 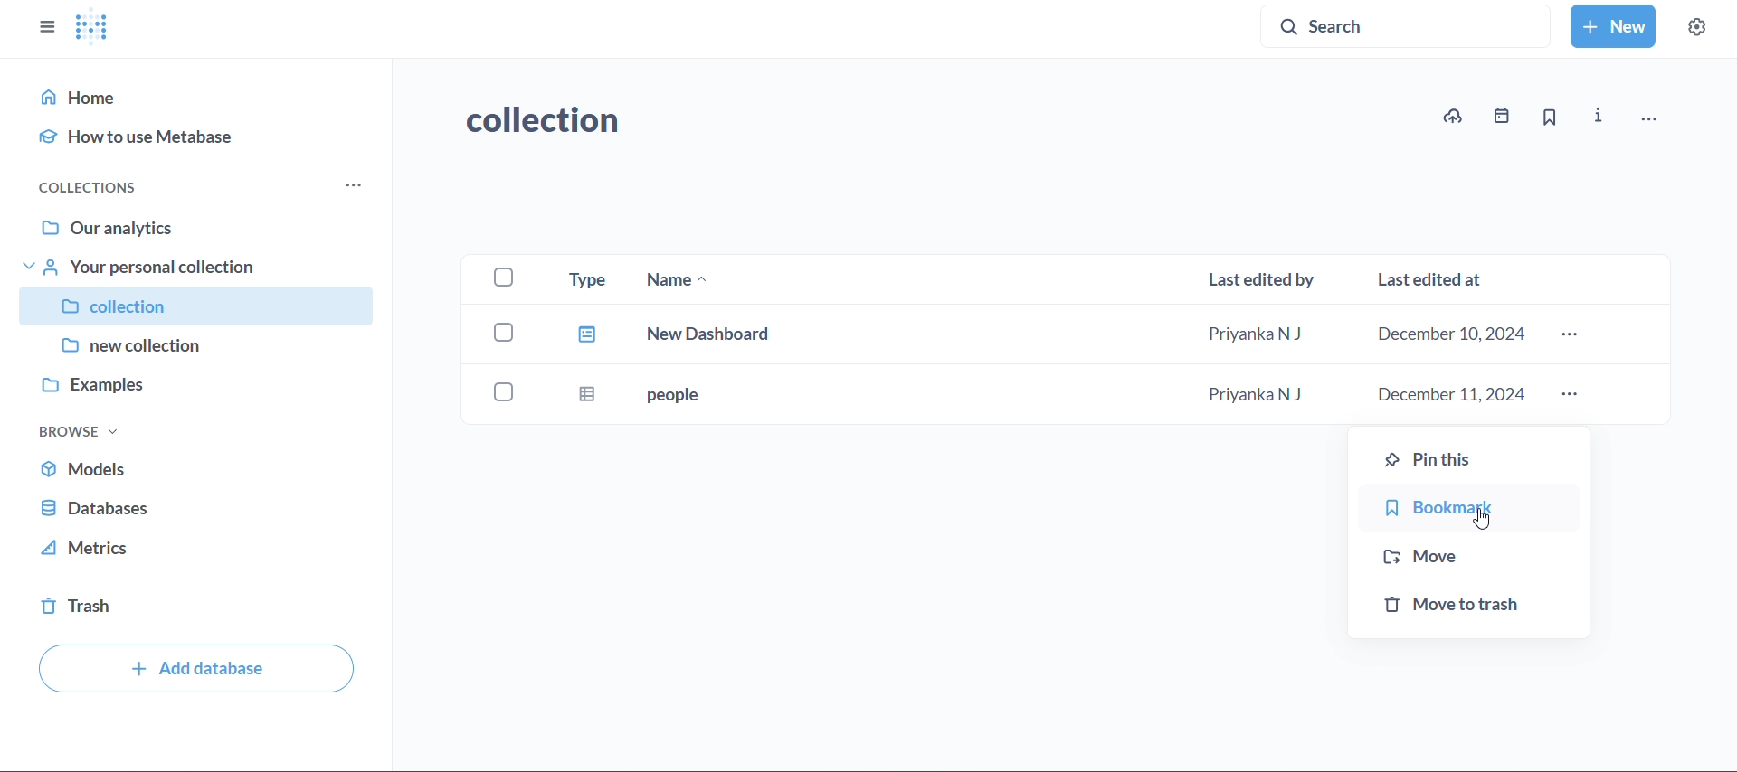 I want to click on december 11,2024, so click(x=1447, y=394).